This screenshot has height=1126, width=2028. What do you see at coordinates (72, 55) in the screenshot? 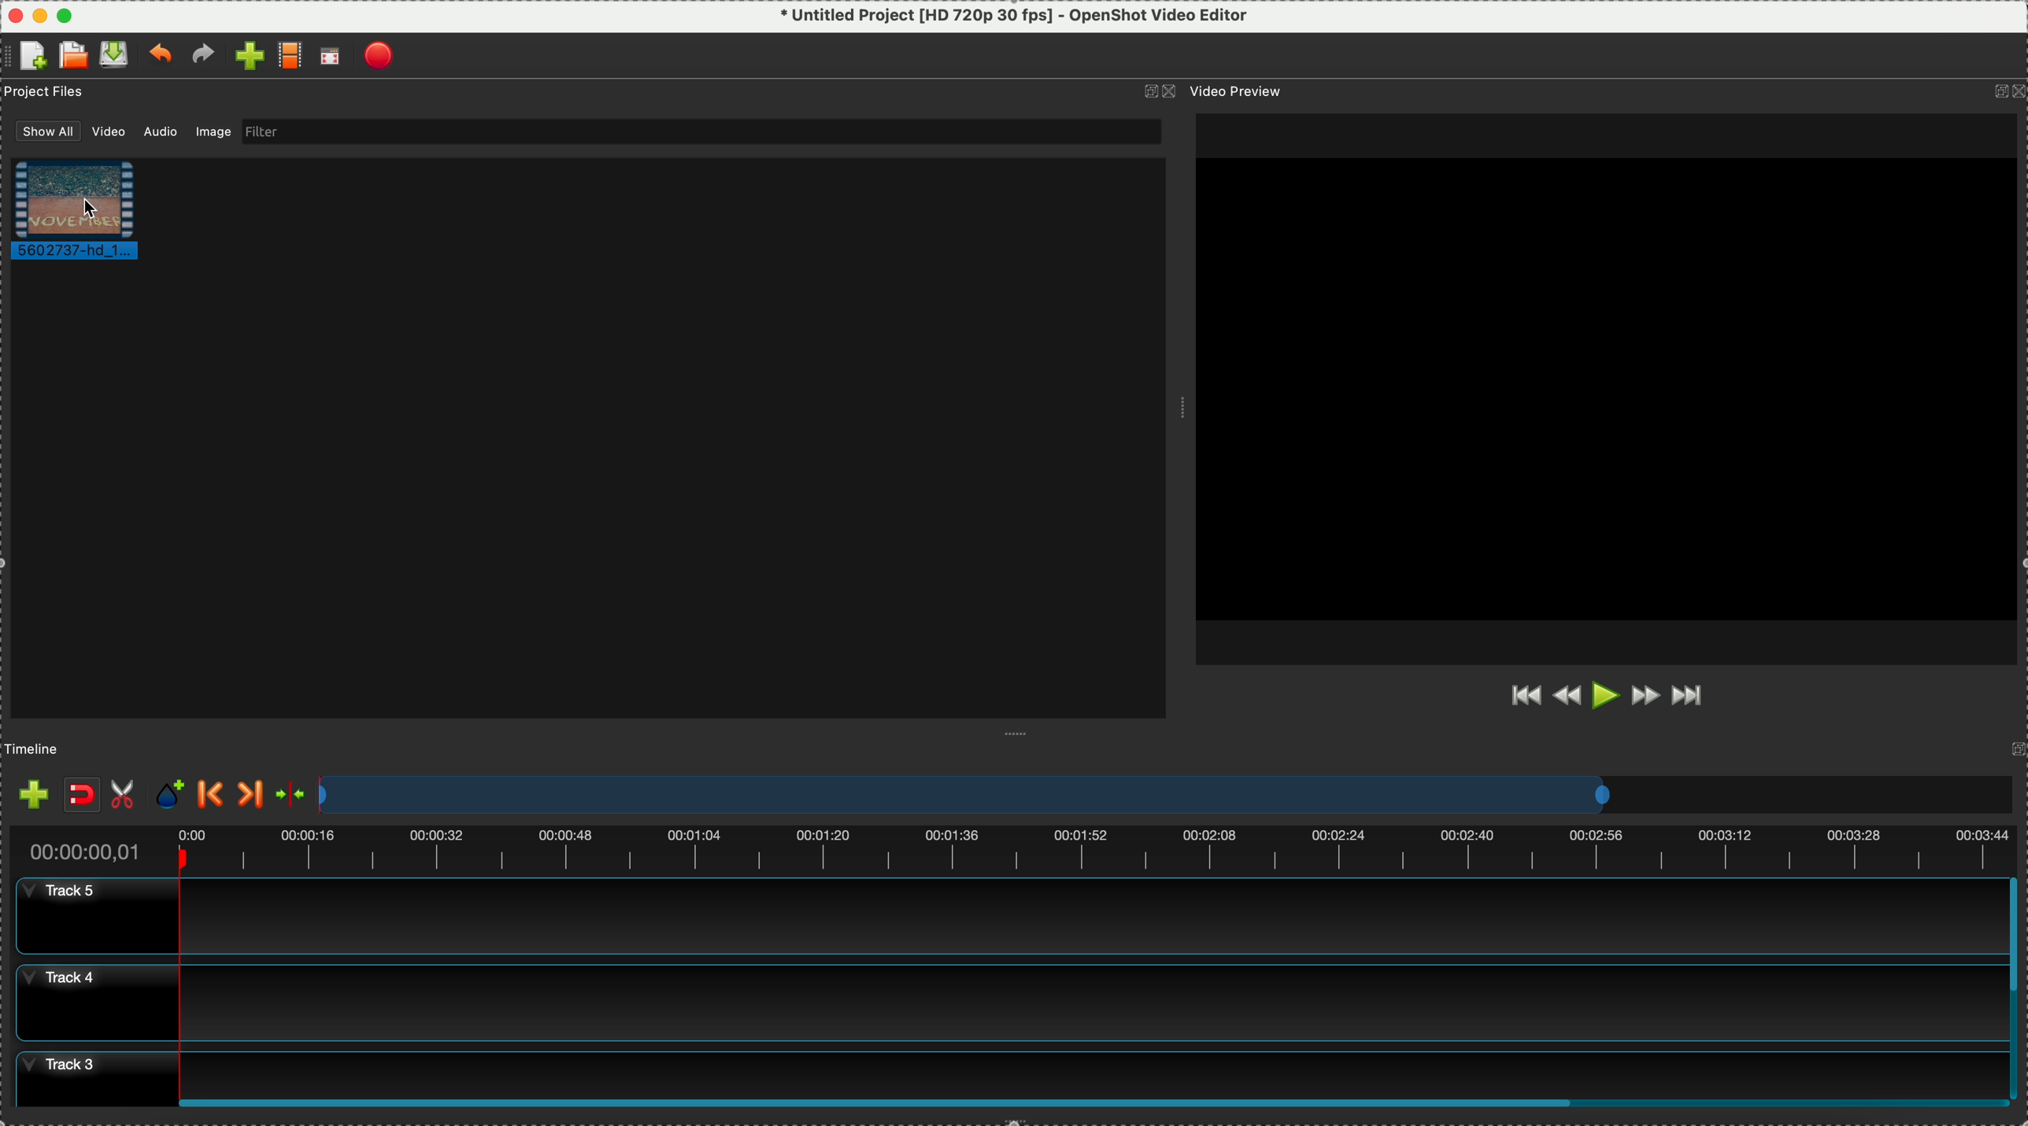
I see `open a recent file` at bounding box center [72, 55].